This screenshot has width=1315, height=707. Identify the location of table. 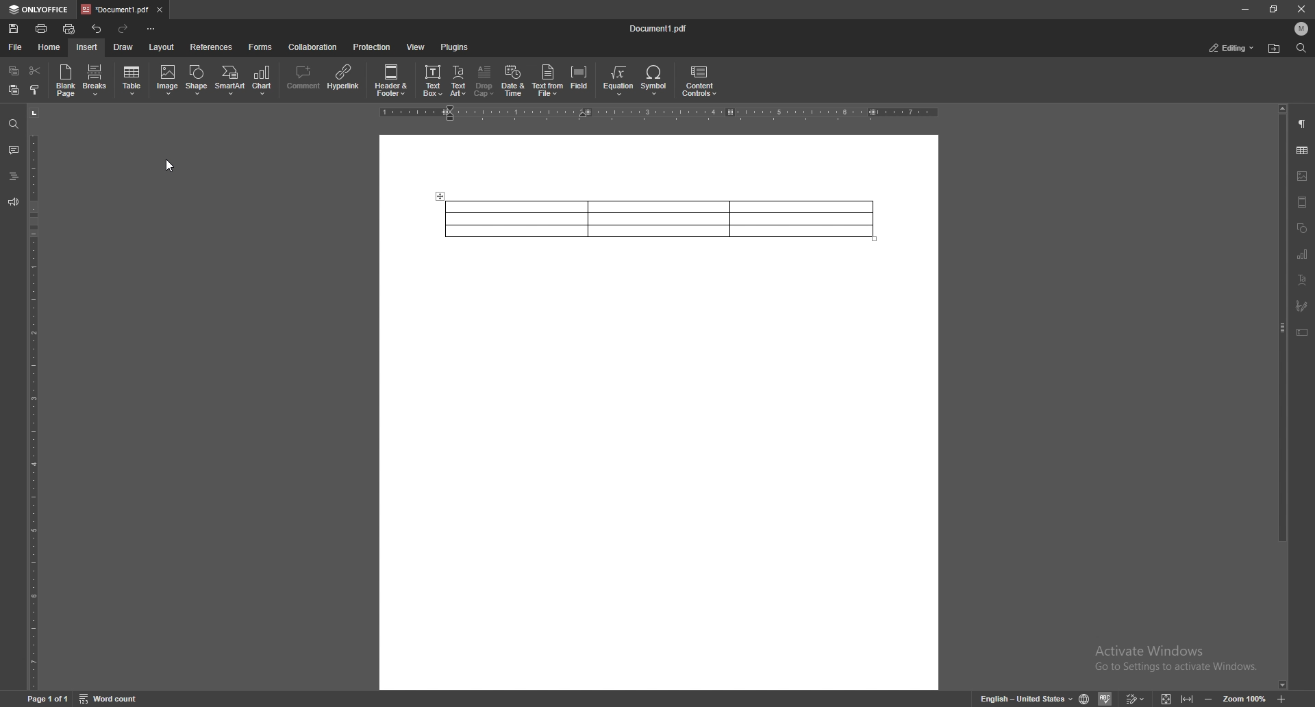
(658, 219).